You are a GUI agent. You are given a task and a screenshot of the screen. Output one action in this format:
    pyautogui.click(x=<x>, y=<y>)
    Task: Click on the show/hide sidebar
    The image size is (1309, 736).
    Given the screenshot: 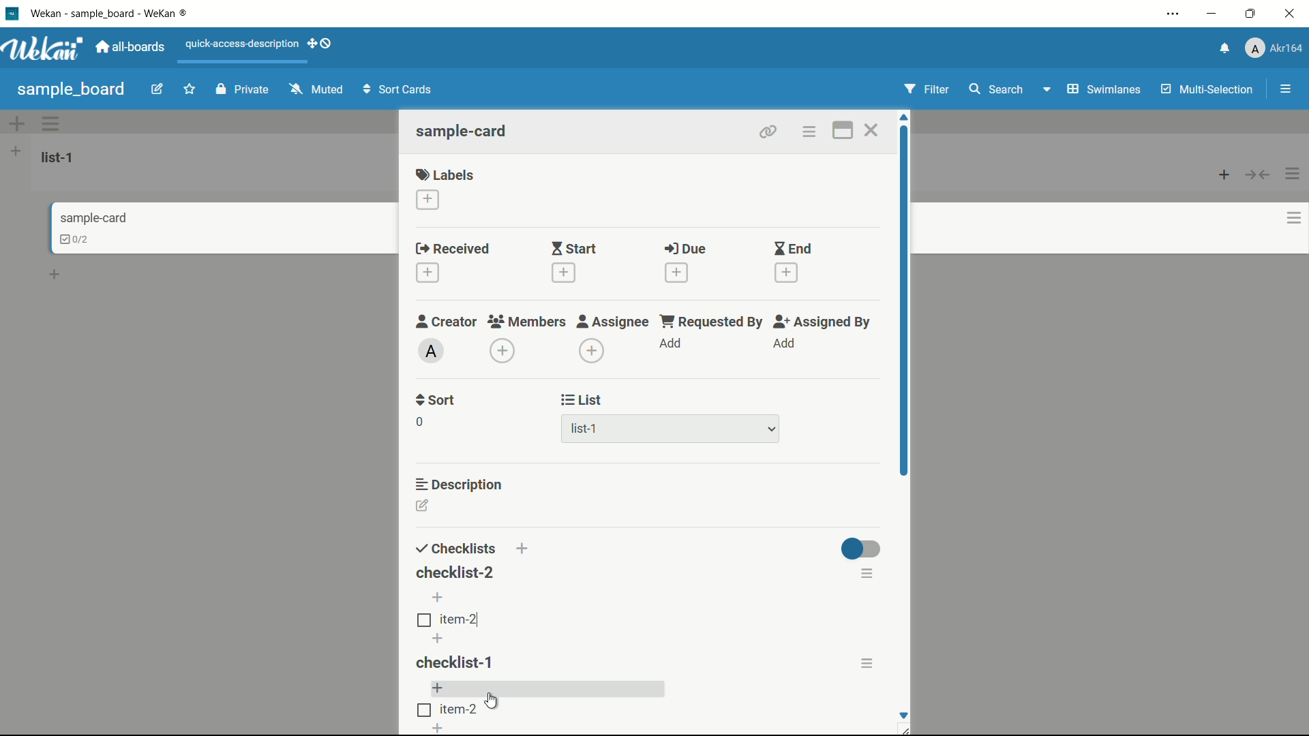 What is the action you would take?
    pyautogui.click(x=1287, y=89)
    